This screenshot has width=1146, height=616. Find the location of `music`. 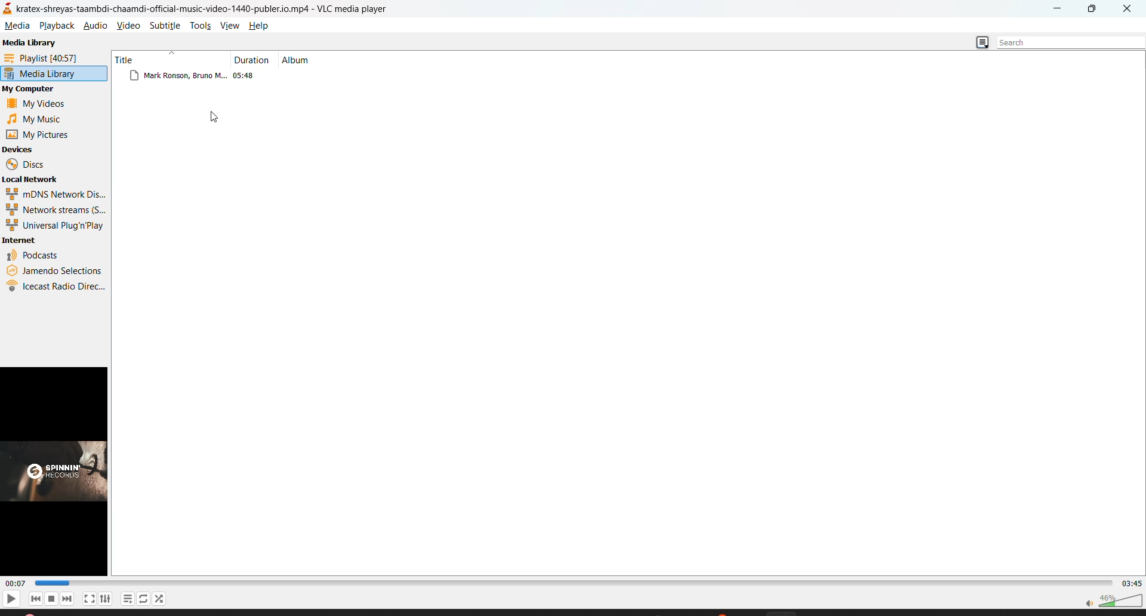

music is located at coordinates (39, 119).